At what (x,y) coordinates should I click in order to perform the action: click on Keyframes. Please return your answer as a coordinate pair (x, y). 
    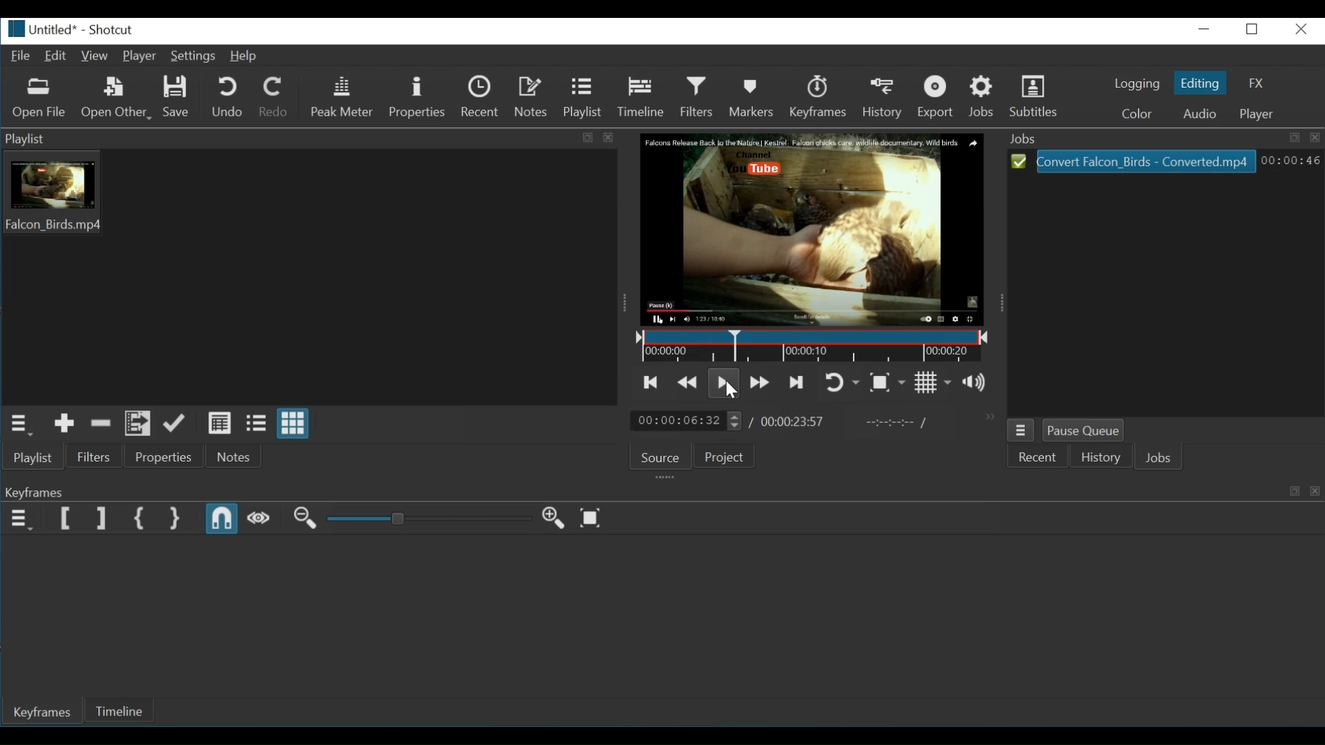
    Looking at the image, I should click on (664, 490).